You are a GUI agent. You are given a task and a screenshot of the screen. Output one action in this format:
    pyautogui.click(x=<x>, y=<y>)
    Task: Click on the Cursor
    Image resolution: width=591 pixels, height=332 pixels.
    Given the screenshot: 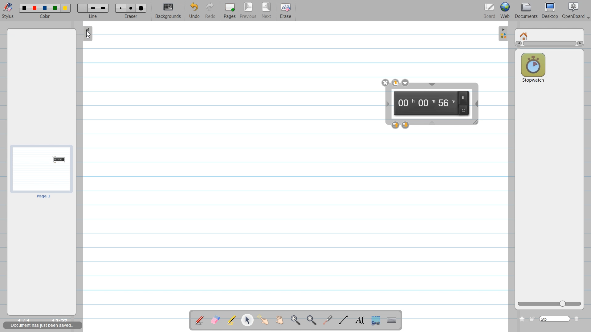 What is the action you would take?
    pyautogui.click(x=89, y=35)
    